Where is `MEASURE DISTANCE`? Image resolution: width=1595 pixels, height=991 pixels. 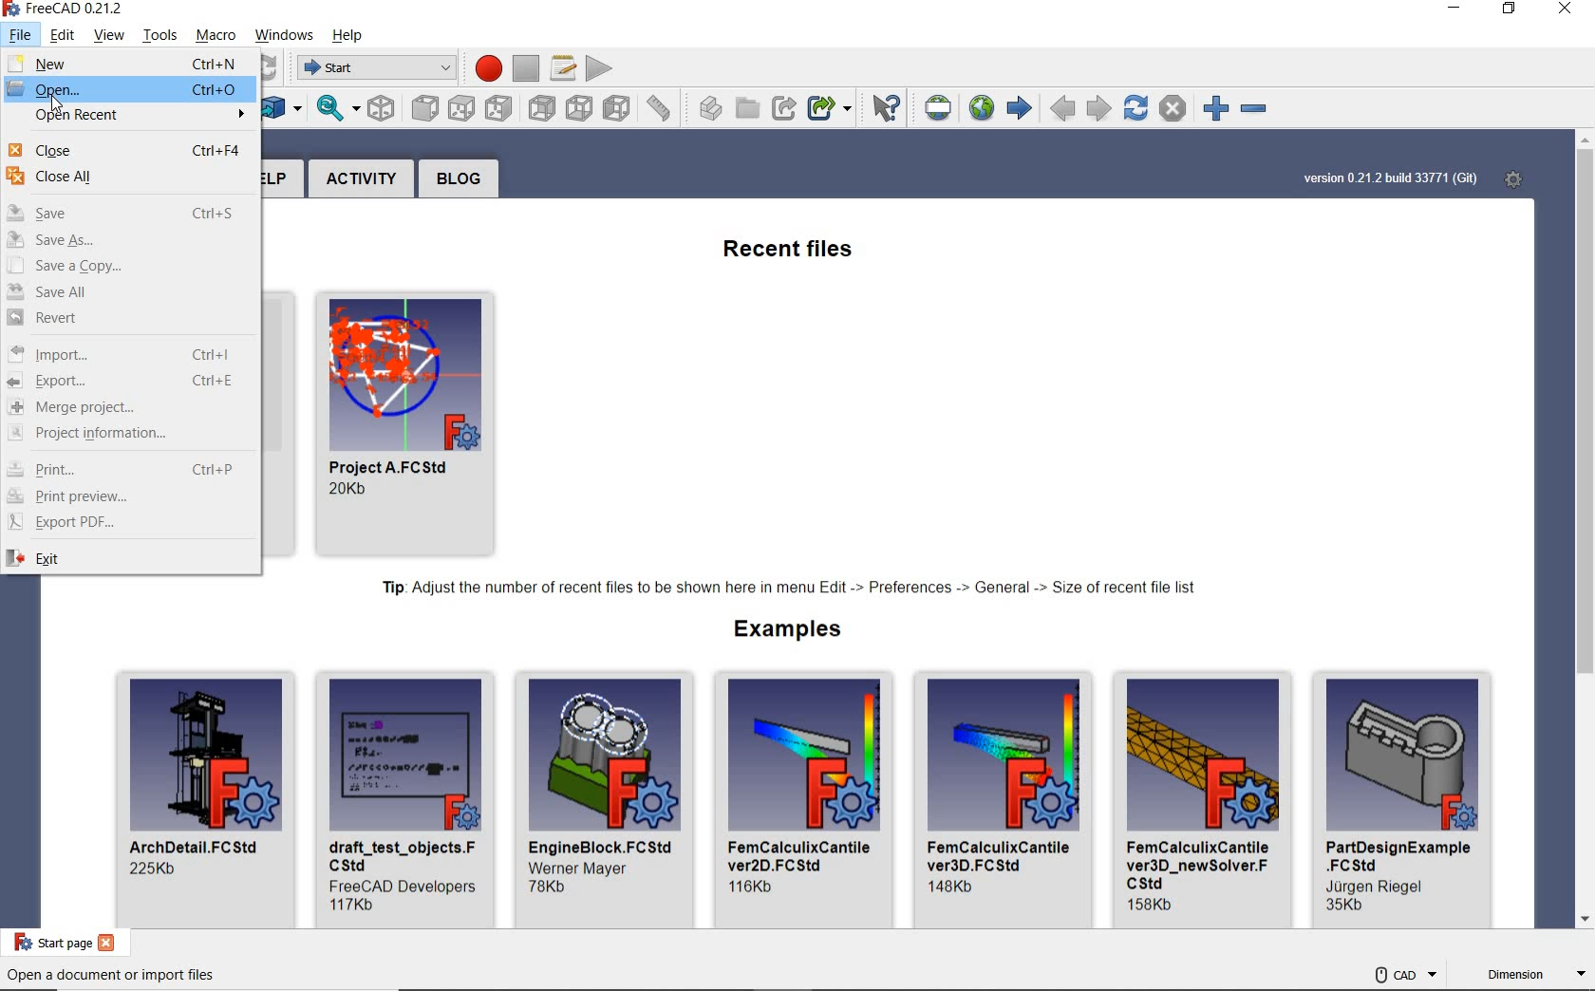
MEASURE DISTANCE is located at coordinates (662, 106).